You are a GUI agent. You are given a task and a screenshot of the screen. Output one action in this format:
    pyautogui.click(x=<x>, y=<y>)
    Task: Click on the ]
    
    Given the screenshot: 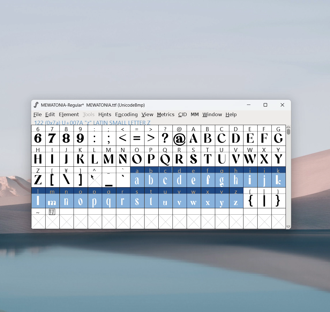 What is the action you would take?
    pyautogui.click(x=80, y=177)
    